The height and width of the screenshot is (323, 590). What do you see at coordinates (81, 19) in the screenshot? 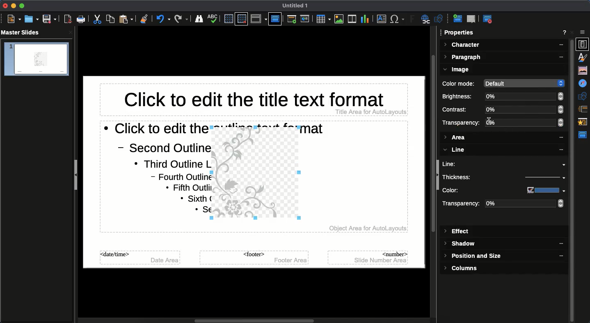
I see `Print` at bounding box center [81, 19].